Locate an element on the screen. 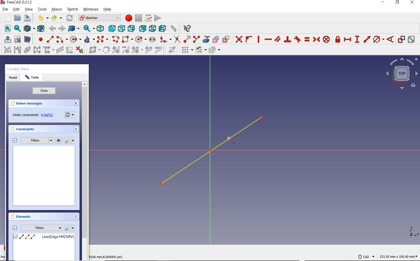 Image resolution: width=420 pixels, height=261 pixels. UNDO is located at coordinates (42, 19).